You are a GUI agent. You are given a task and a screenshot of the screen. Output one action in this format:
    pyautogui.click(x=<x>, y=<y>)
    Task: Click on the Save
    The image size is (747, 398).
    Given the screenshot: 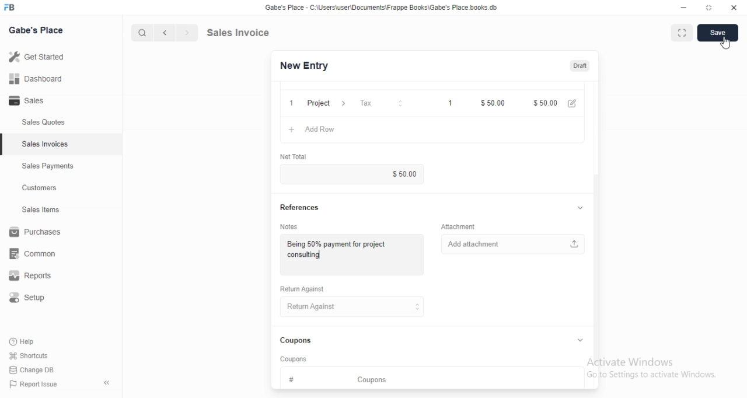 What is the action you would take?
    pyautogui.click(x=718, y=33)
    